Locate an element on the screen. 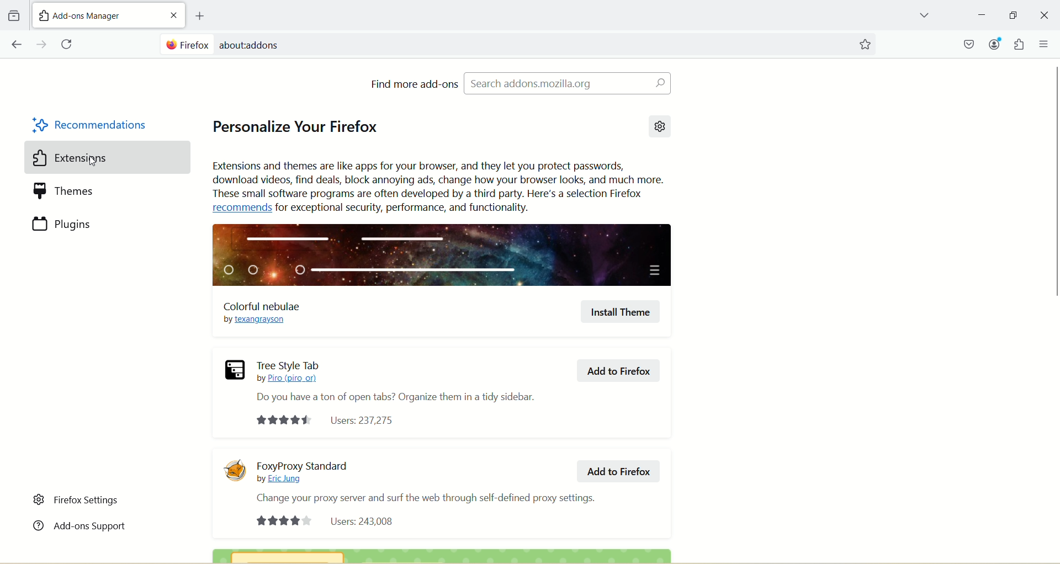 Image resolution: width=1060 pixels, height=564 pixels. Move Forwards is located at coordinates (43, 44).